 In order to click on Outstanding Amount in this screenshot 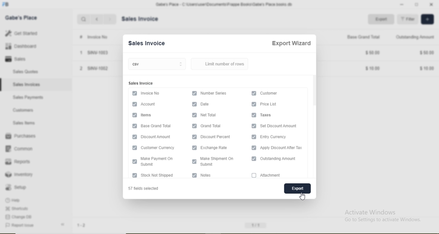, I will do `click(282, 159)`.